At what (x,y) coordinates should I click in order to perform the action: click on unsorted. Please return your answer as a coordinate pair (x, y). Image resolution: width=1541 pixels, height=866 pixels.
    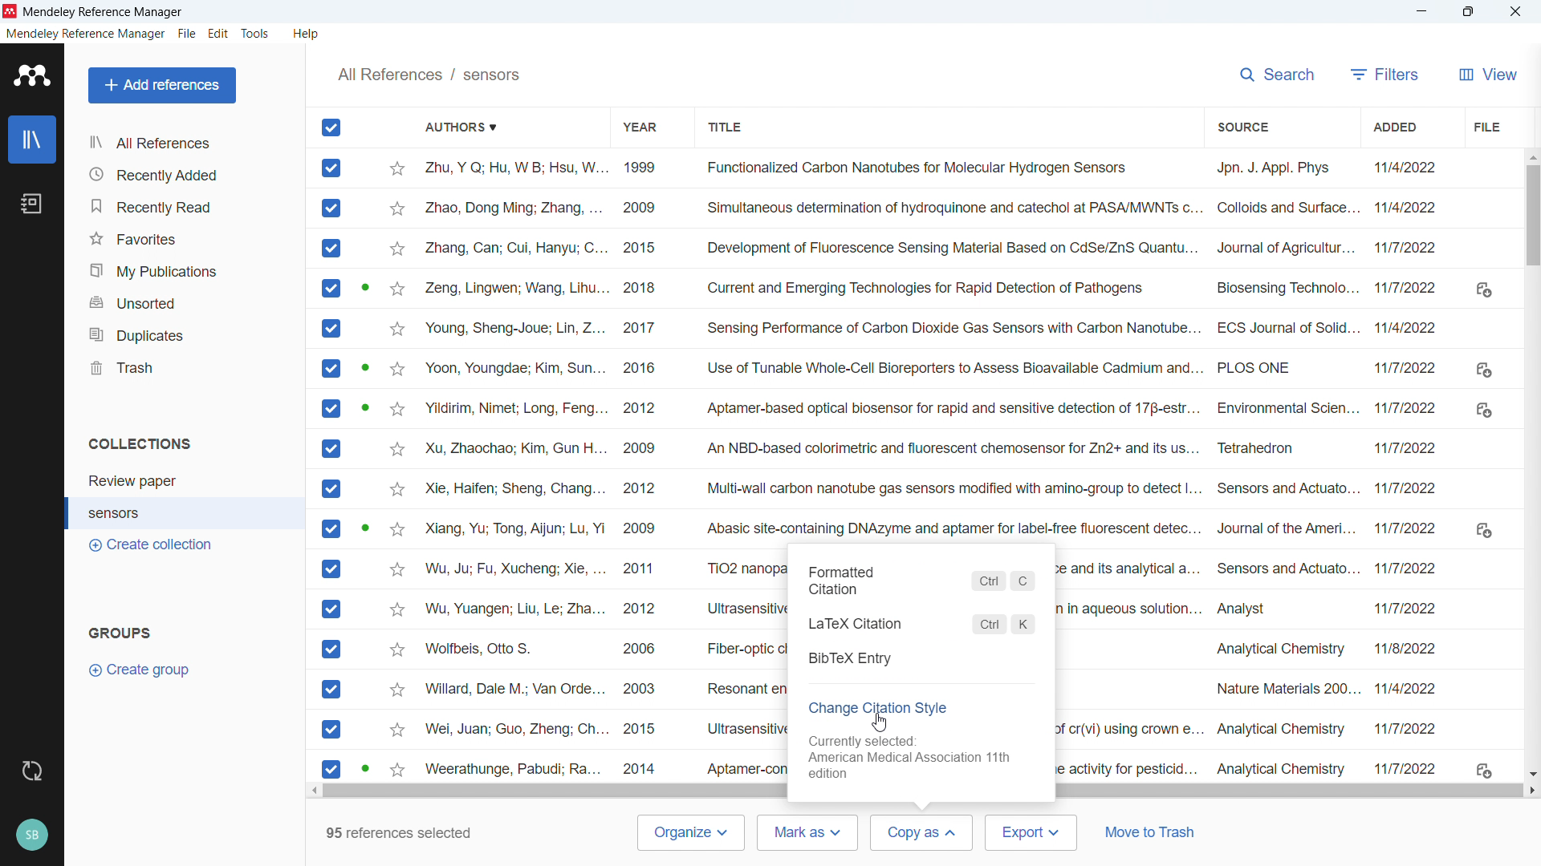
    Looking at the image, I should click on (185, 301).